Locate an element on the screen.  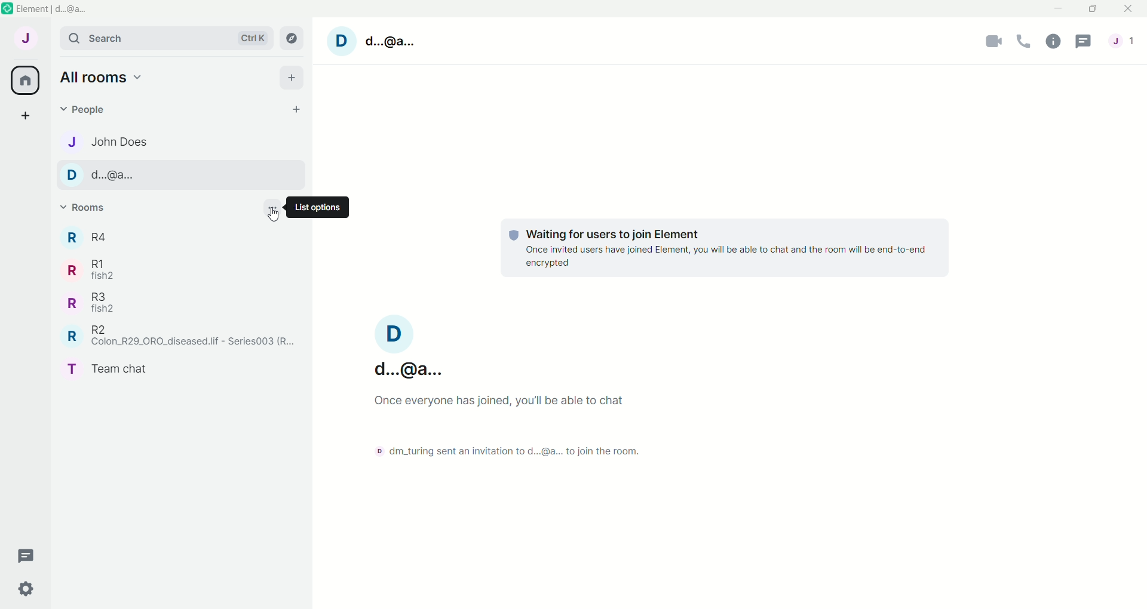
Close is located at coordinates (1128, 9).